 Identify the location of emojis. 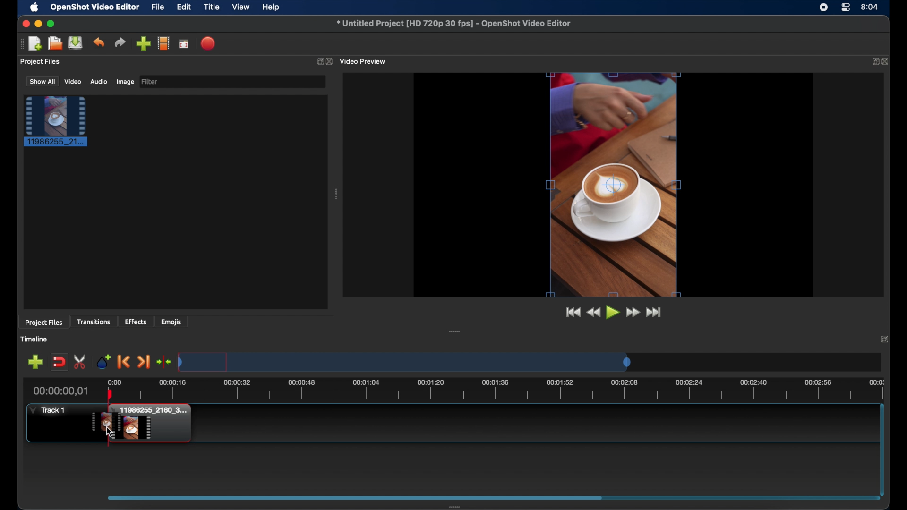
(171, 323).